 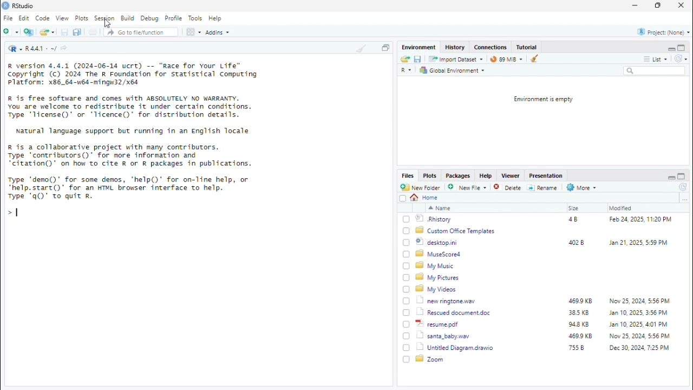 I want to click on Help, so click(x=487, y=176).